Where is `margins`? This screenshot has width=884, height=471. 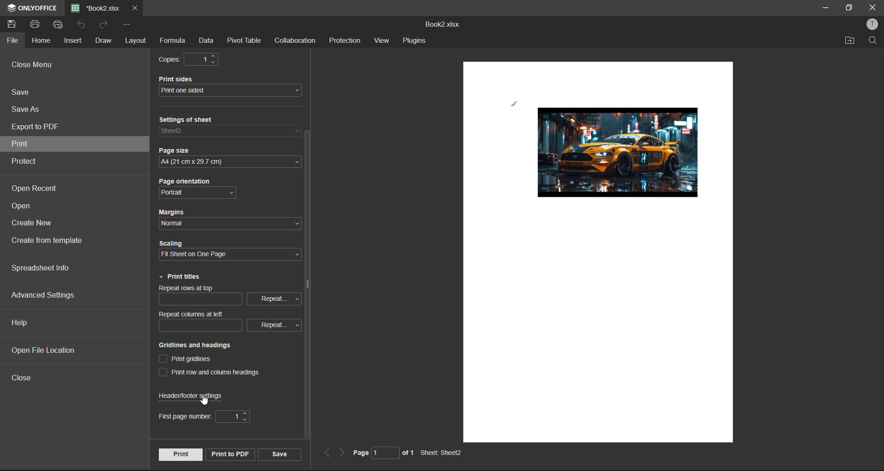
margins is located at coordinates (223, 217).